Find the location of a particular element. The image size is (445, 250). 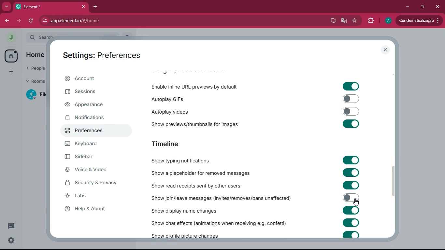

close tab is located at coordinates (83, 7).